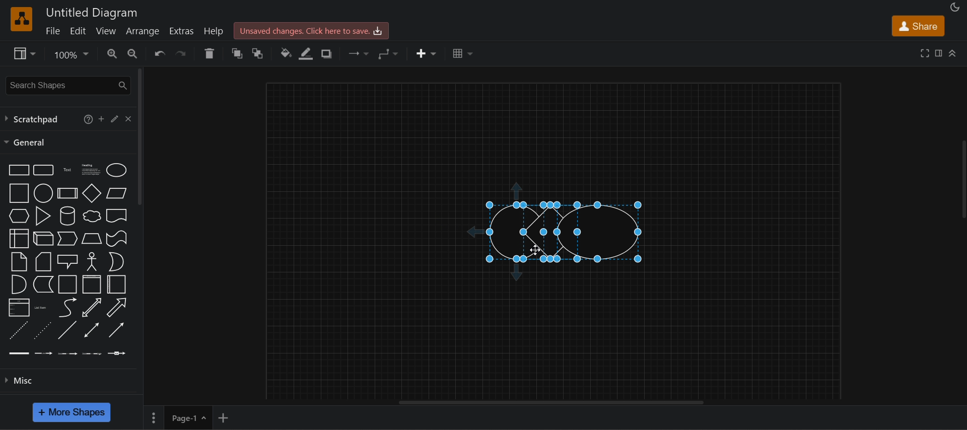  Describe the element at coordinates (238, 54) in the screenshot. I see `to front` at that location.